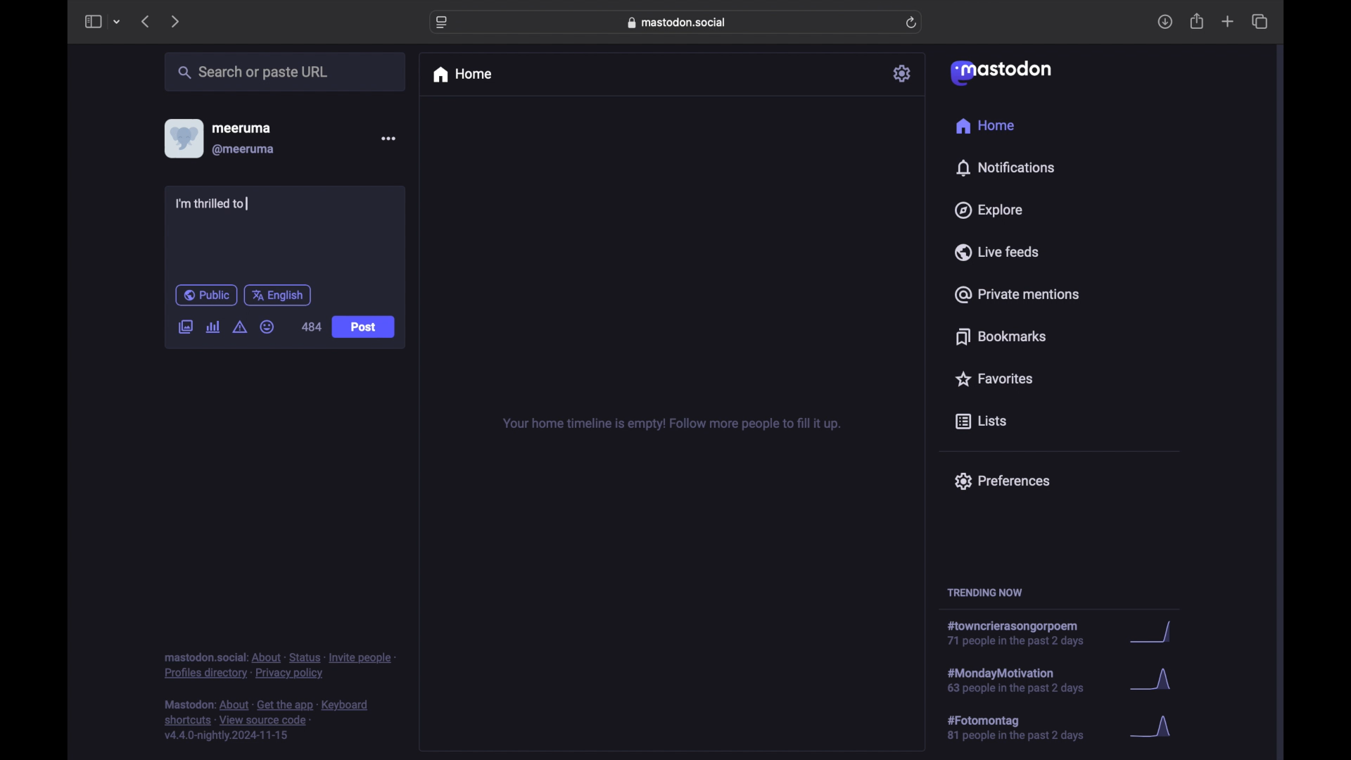  I want to click on hashtag trend, so click(1021, 633).